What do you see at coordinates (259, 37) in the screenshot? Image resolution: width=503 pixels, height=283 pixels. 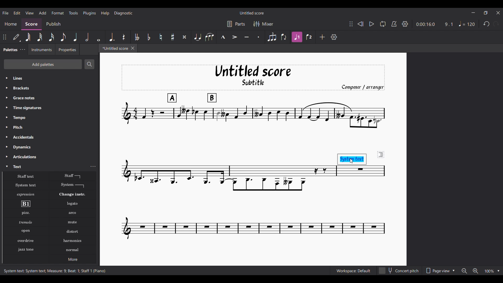 I see `Staccato` at bounding box center [259, 37].